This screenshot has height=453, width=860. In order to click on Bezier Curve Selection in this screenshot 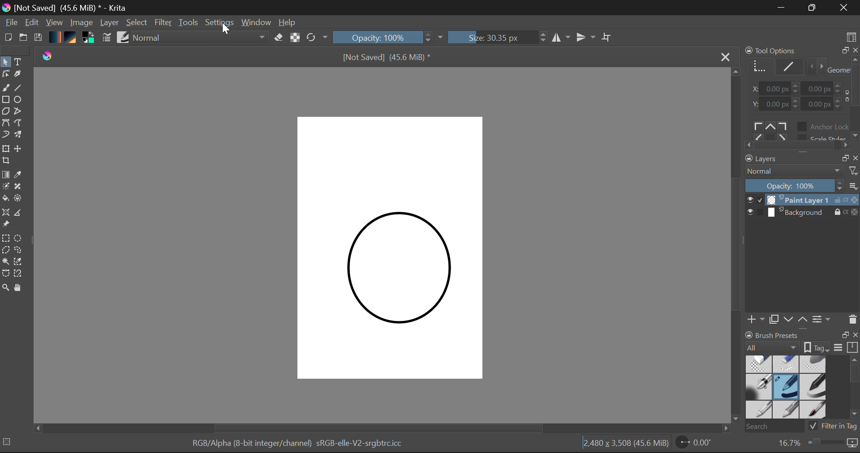, I will do `click(5, 273)`.